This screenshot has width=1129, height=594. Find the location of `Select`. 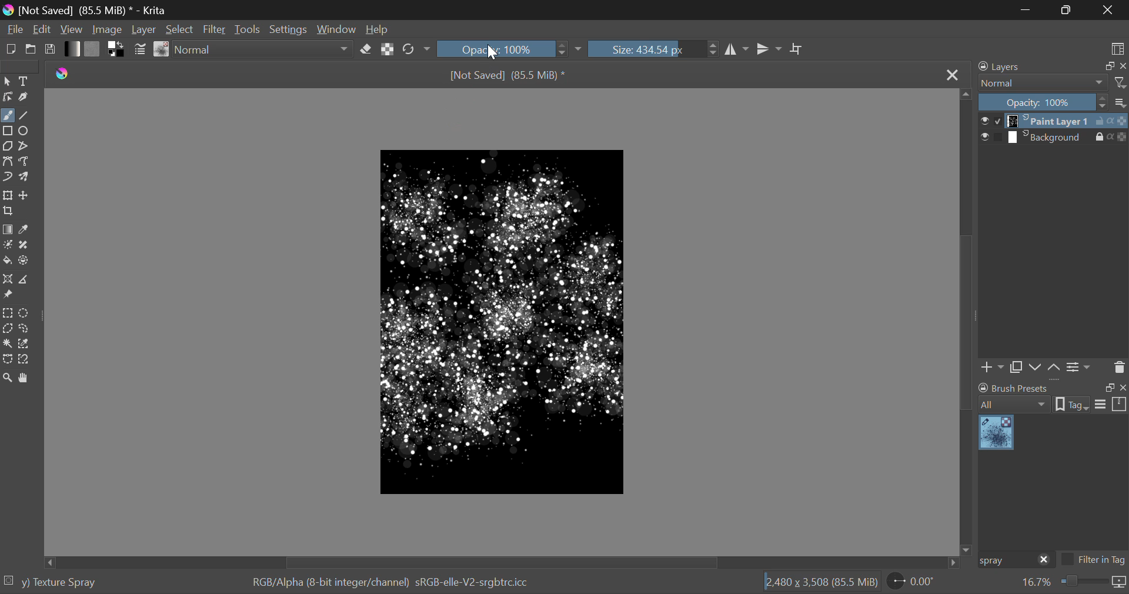

Select is located at coordinates (7, 81).